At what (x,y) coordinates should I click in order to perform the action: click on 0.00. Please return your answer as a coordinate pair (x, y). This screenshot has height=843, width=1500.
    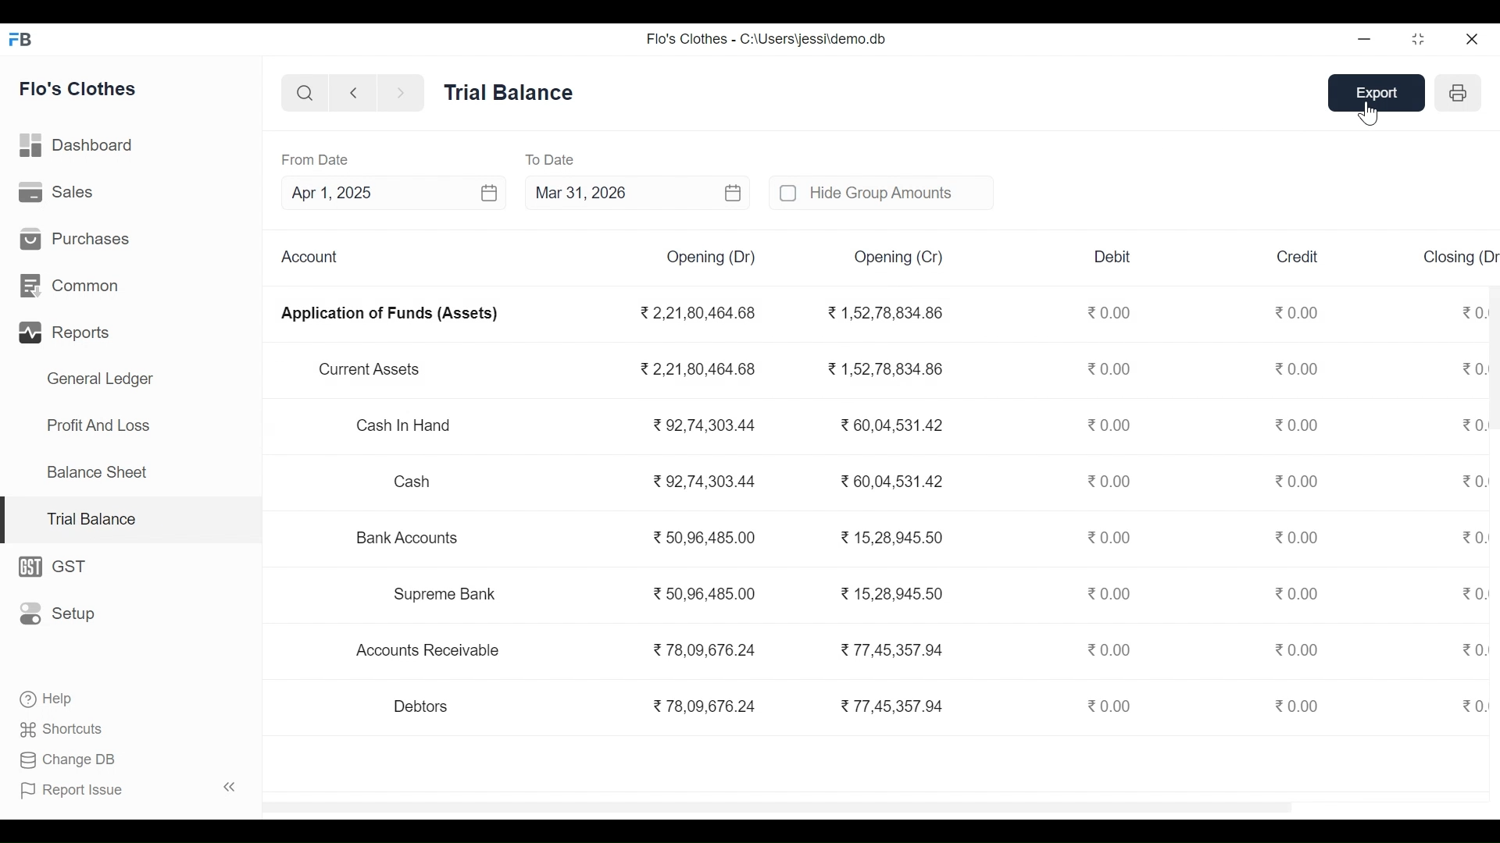
    Looking at the image, I should click on (1299, 425).